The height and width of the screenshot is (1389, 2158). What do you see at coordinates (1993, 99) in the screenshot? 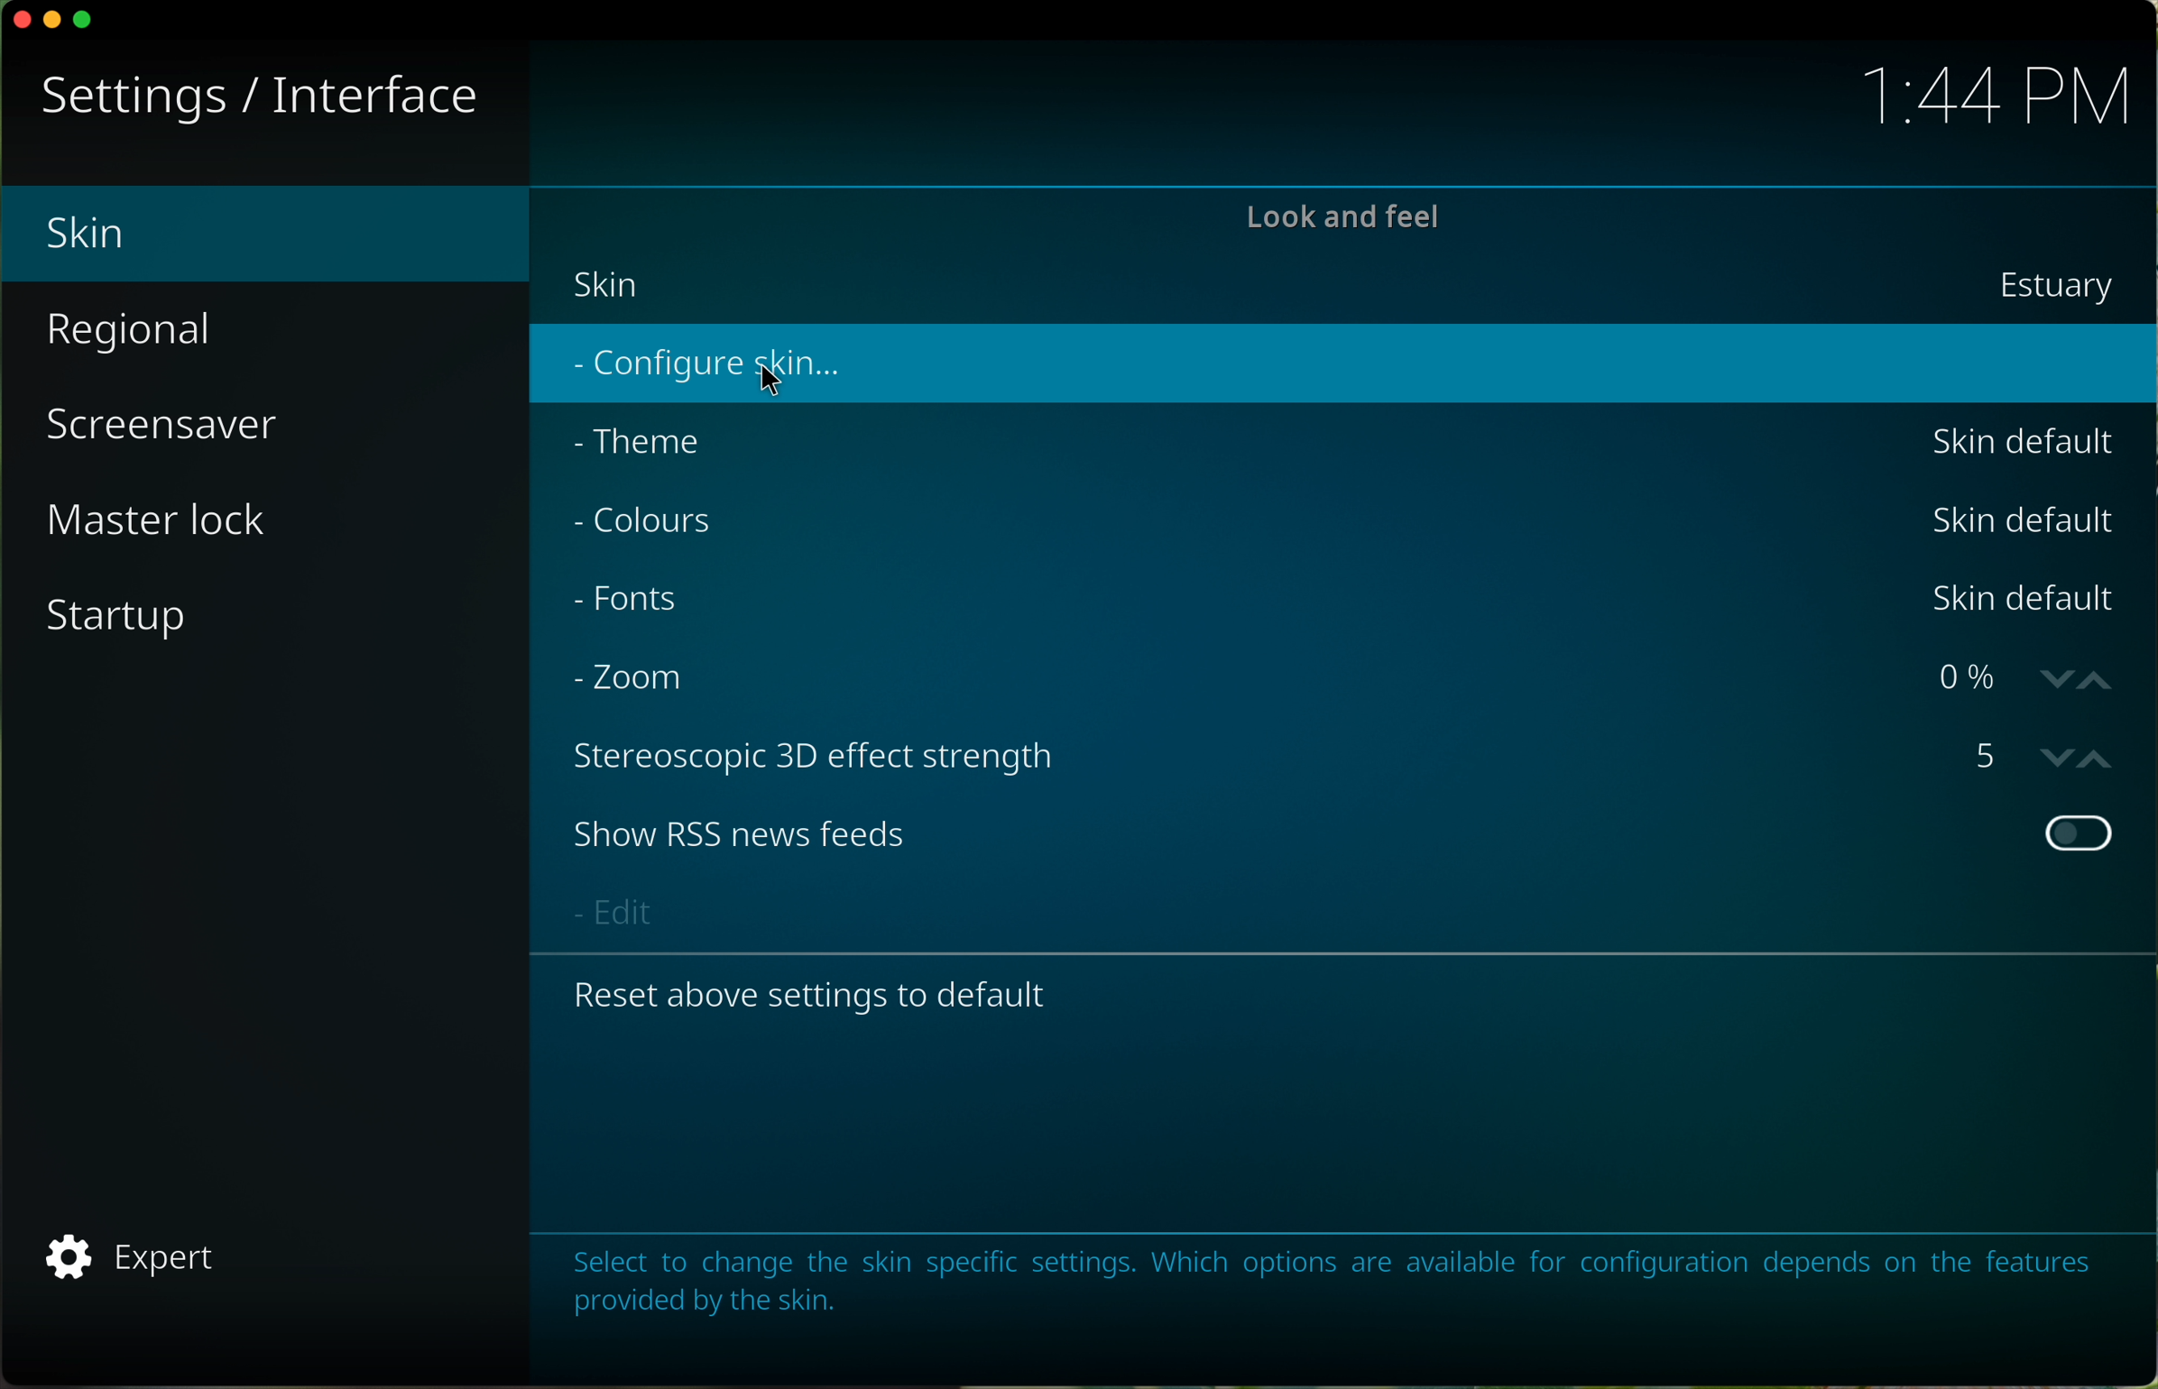
I see `hour` at bounding box center [1993, 99].